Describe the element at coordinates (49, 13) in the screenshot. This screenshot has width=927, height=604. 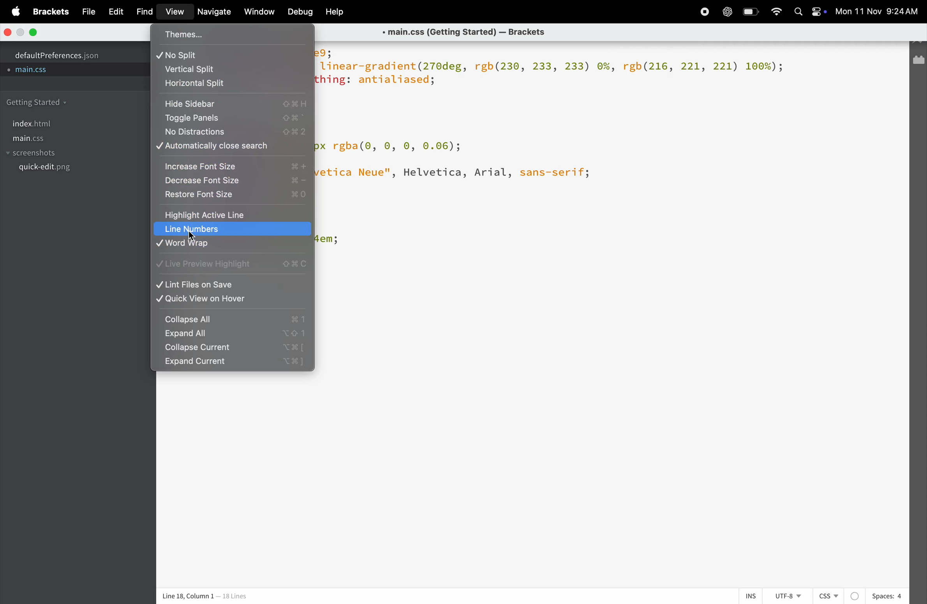
I see `brackets` at that location.